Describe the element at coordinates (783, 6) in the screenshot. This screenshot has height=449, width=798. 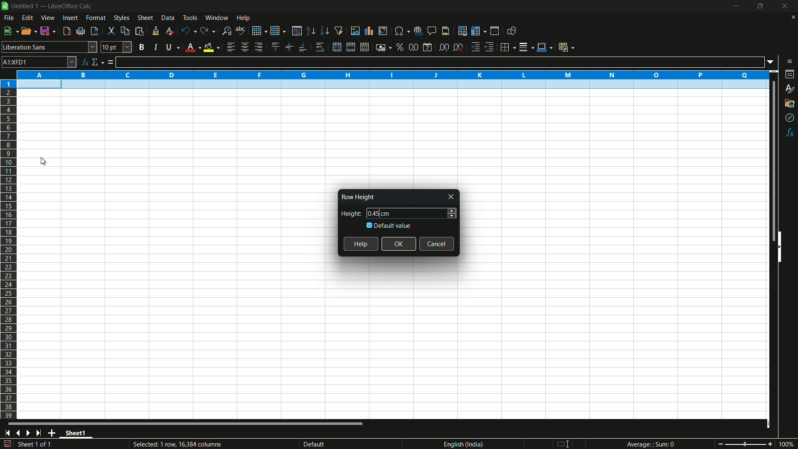
I see `close app` at that location.